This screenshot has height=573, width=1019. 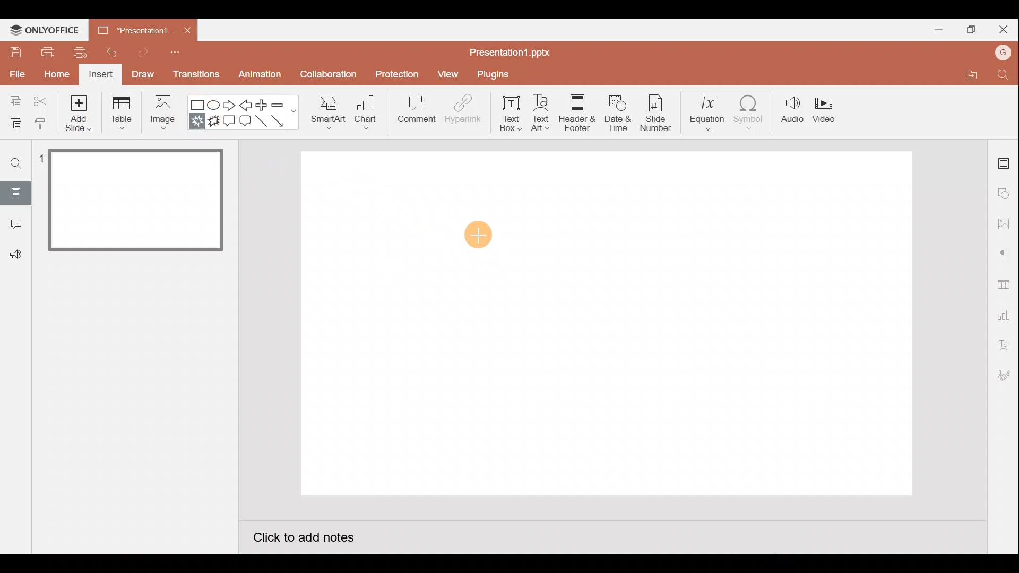 I want to click on Smart Art, so click(x=331, y=116).